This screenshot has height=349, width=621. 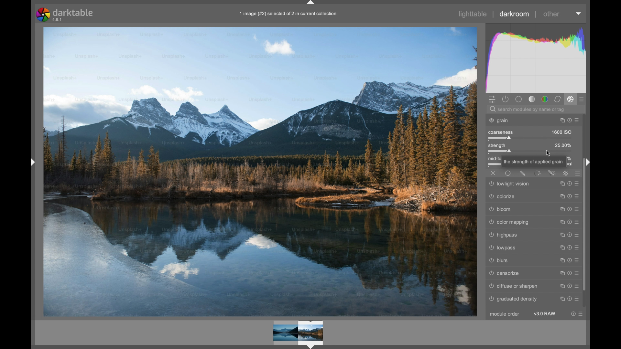 What do you see at coordinates (533, 162) in the screenshot?
I see `the strength of applied grain` at bounding box center [533, 162].